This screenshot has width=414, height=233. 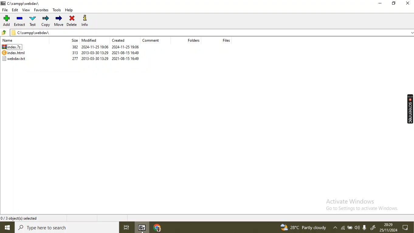 I want to click on file, so click(x=4, y=10).